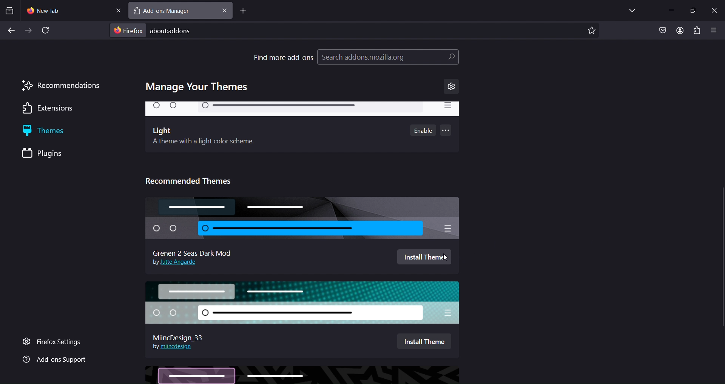 Image resolution: width=725 pixels, height=384 pixels. I want to click on Light A theme with a light color scheme., so click(204, 137).